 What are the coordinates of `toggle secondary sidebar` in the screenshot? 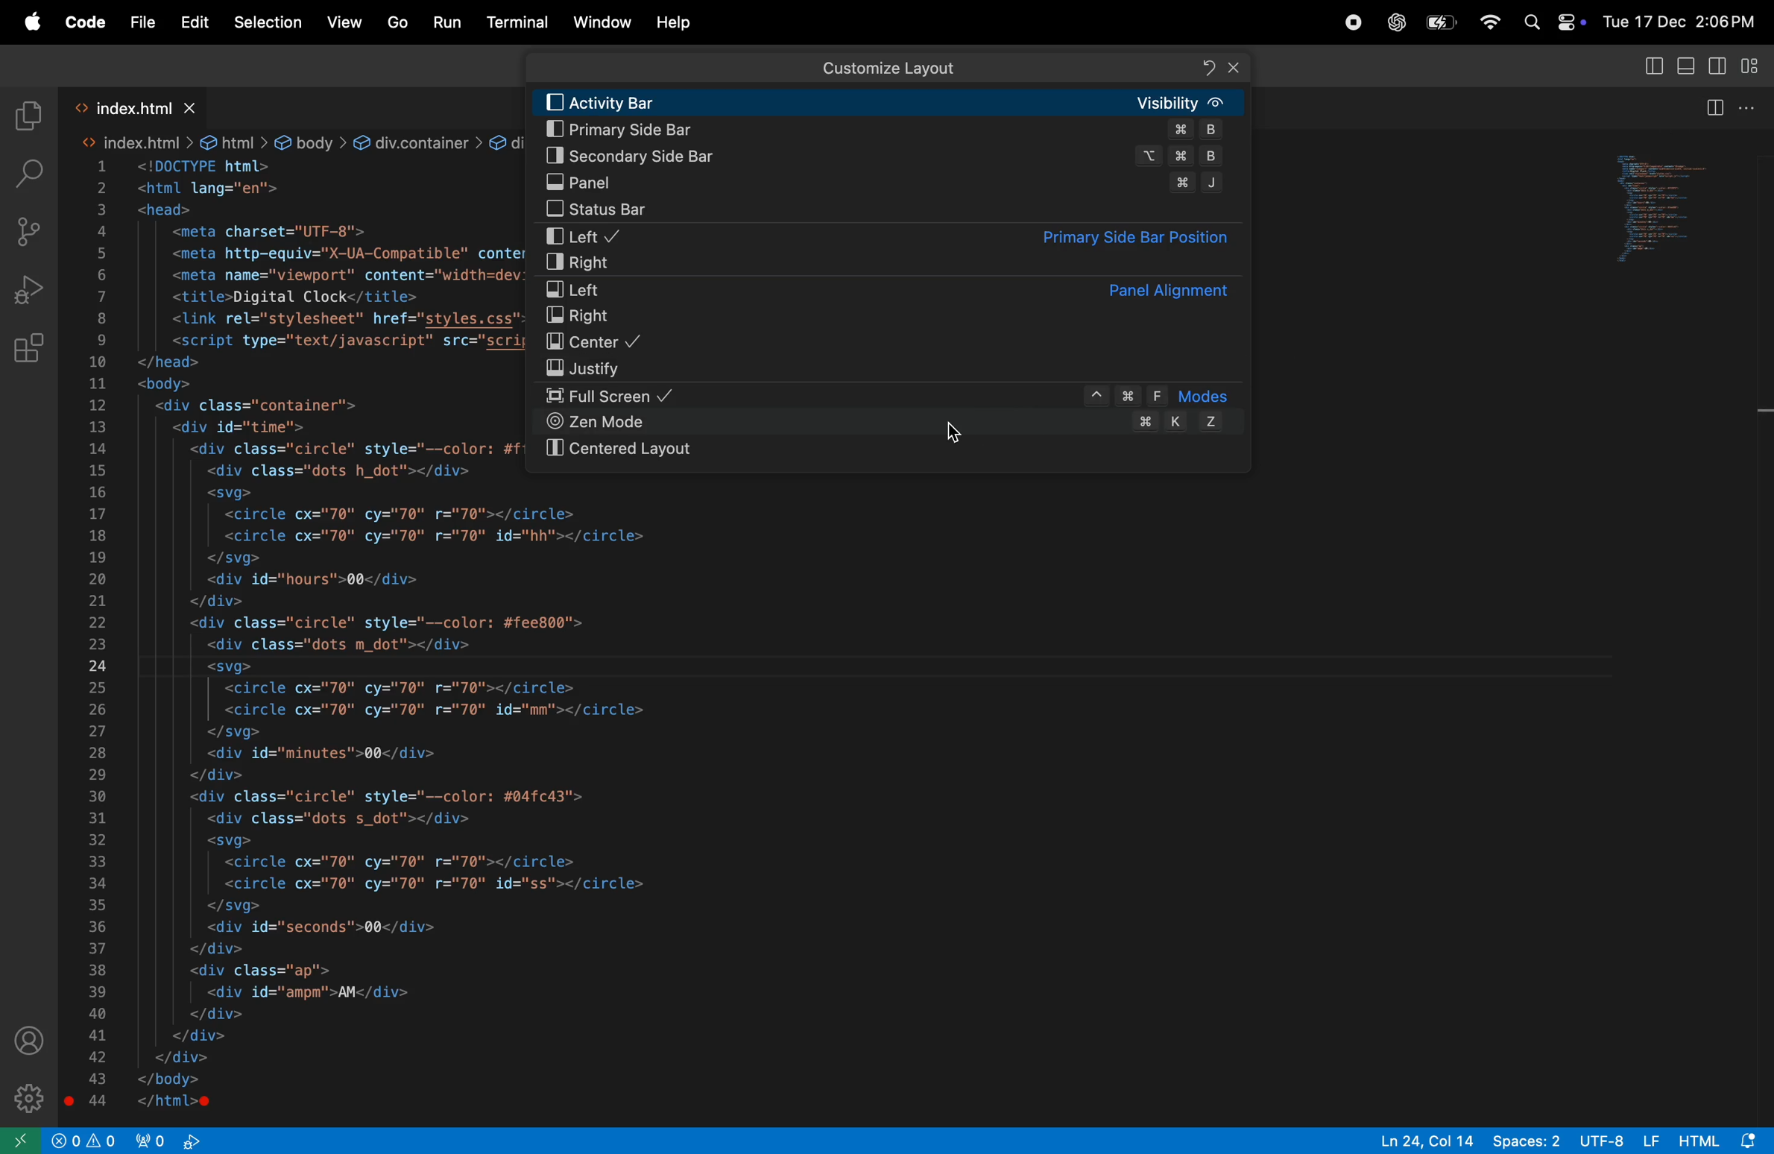 It's located at (1718, 64).